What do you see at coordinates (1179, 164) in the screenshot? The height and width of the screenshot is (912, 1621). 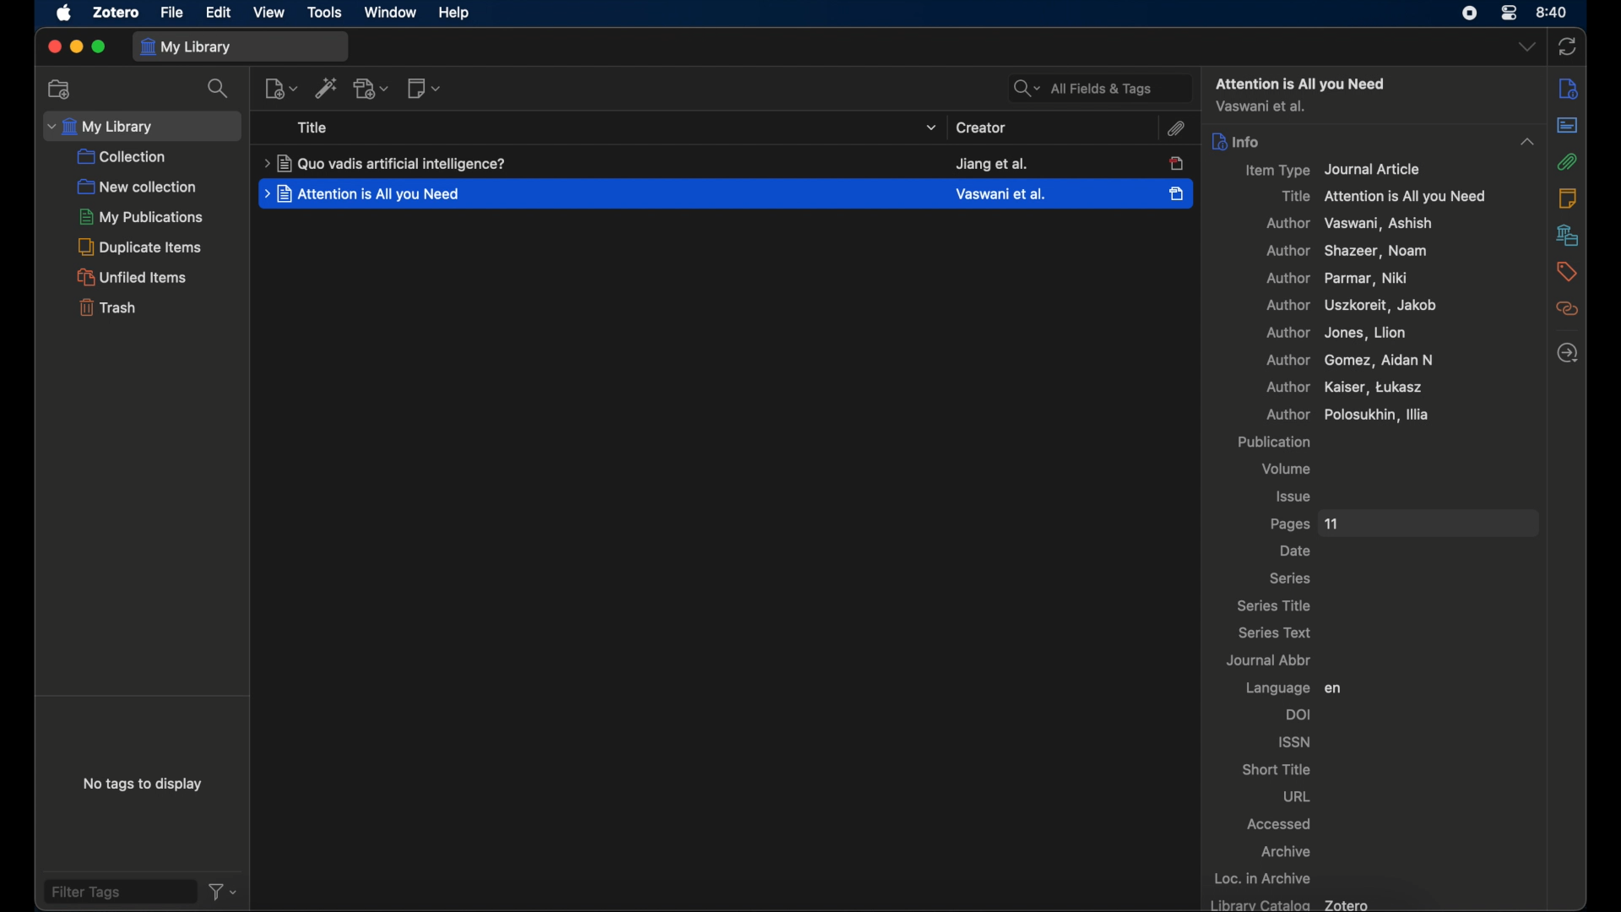 I see `item unselected` at bounding box center [1179, 164].